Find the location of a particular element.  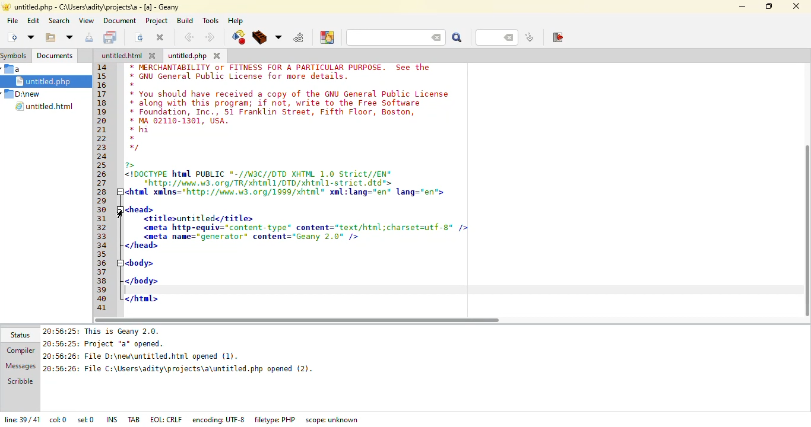

project is located at coordinates (157, 21).